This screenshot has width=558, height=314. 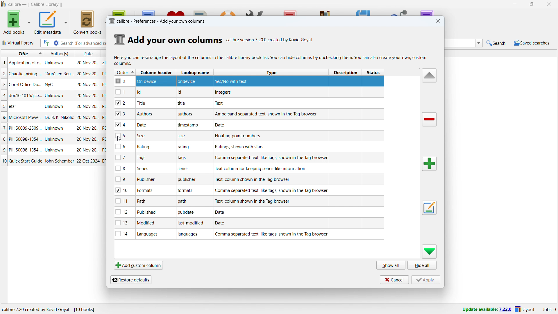 I want to click on last_modified, so click(x=192, y=224).